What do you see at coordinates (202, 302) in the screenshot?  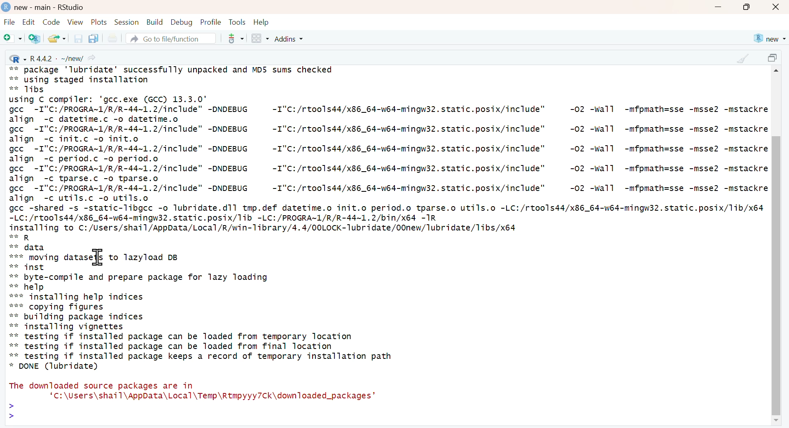 I see `** R** data*** moving datasets to lazyload DB“* inst** pyte-compile and prepare package for lazy loading** help**% installing help indices#*% copying figures** pbuilding package indices** installing vignettes** testing if installed package can be loaded from temporary location** testing if installed package can be loaded from final location** testing if installed package keeps a record of temporary installation path* DONE (lubridate)` at bounding box center [202, 302].